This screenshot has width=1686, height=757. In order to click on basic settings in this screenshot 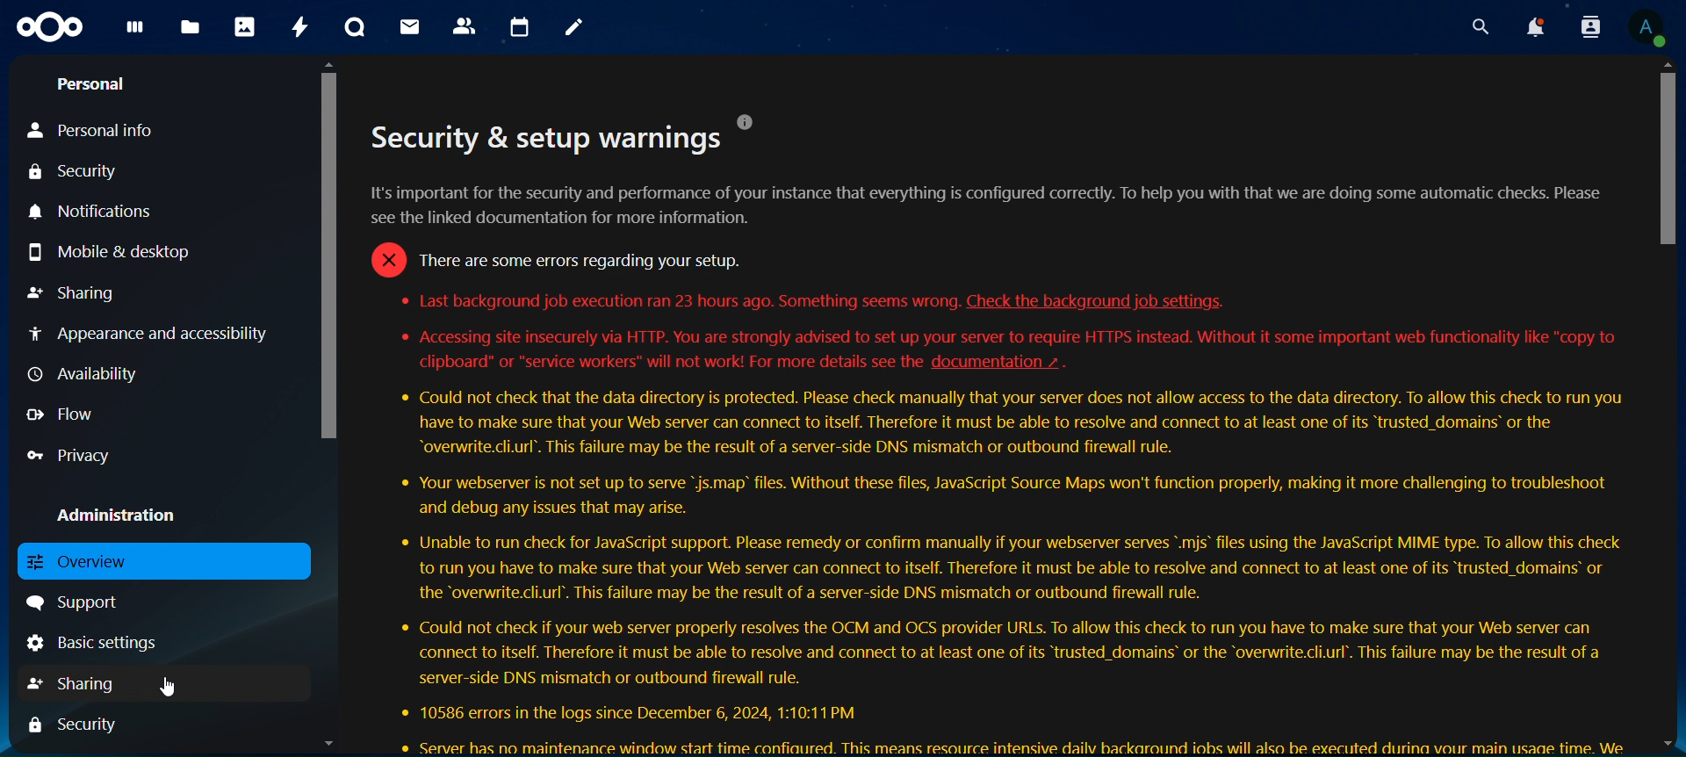, I will do `click(107, 644)`.